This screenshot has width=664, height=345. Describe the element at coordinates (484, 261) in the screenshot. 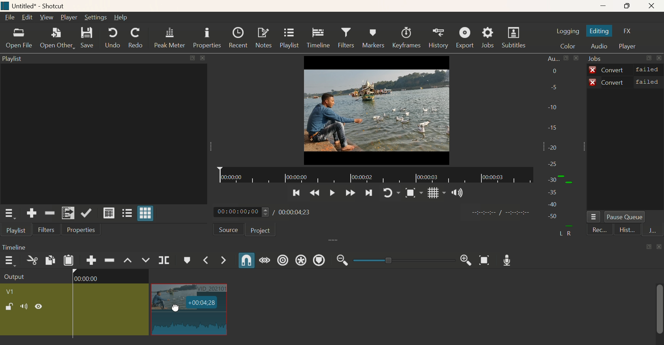

I see `` at that location.